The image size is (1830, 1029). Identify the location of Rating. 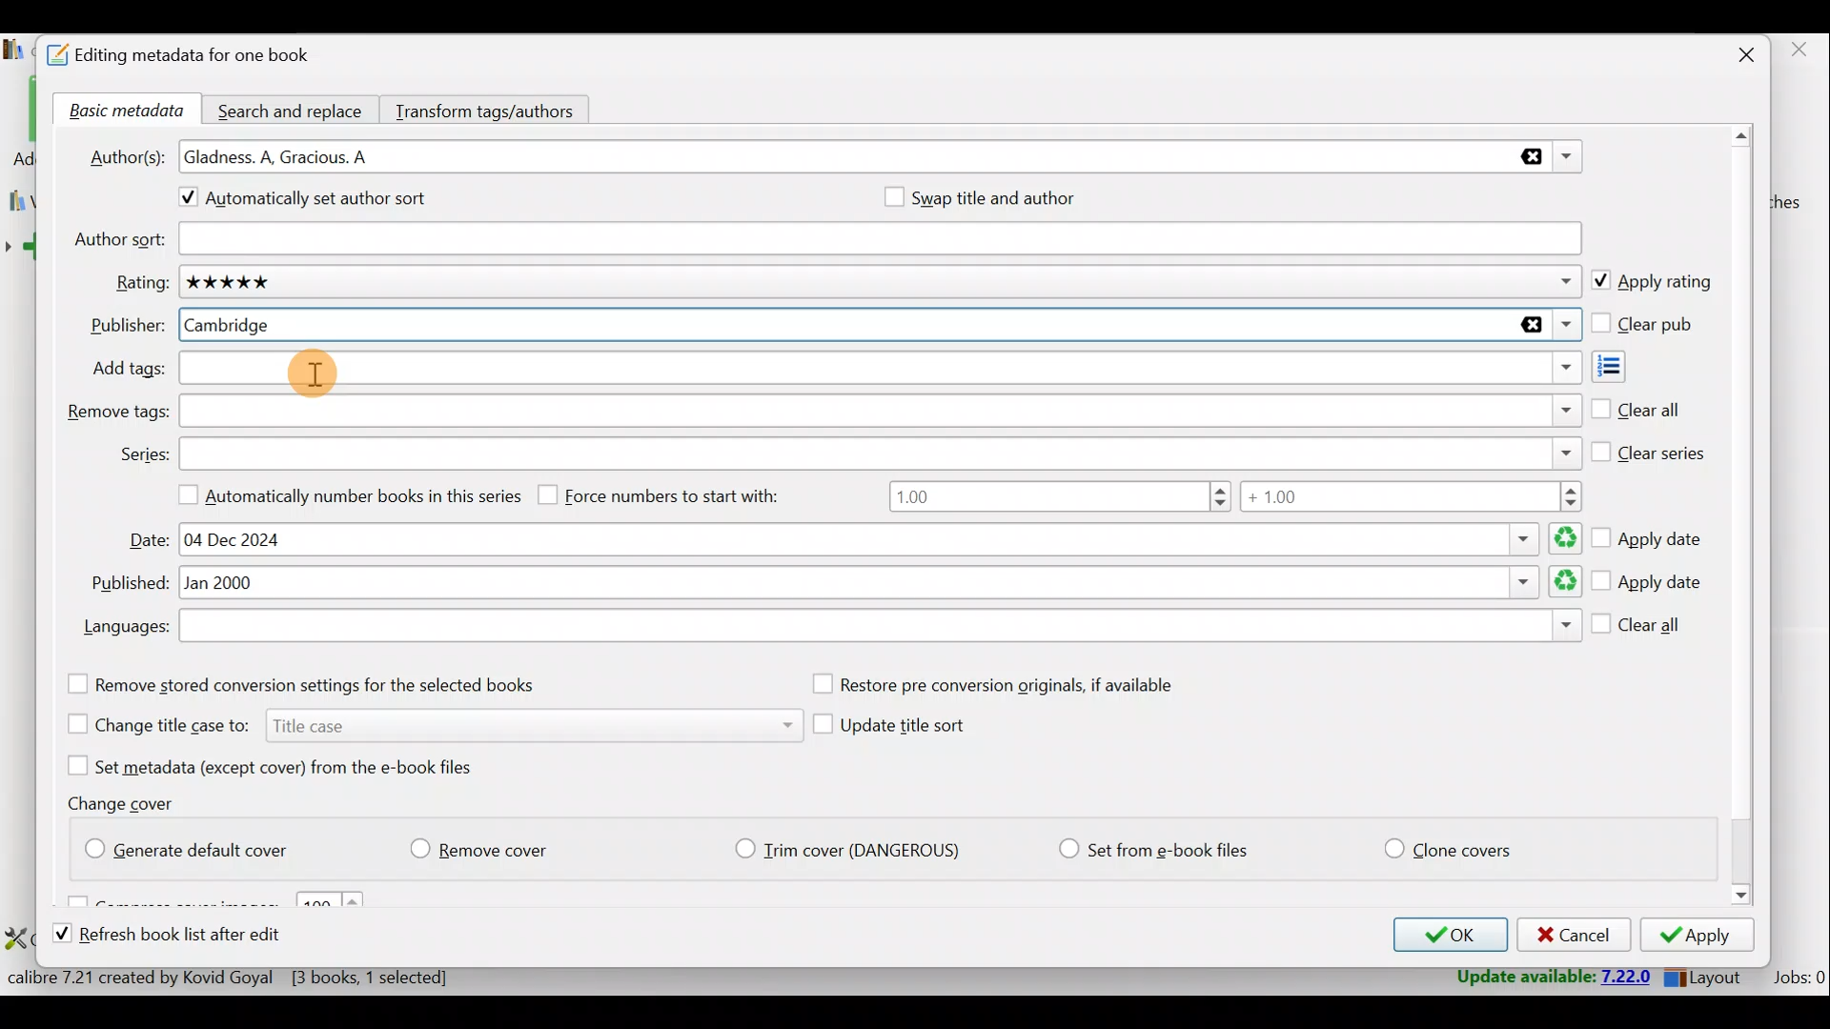
(884, 285).